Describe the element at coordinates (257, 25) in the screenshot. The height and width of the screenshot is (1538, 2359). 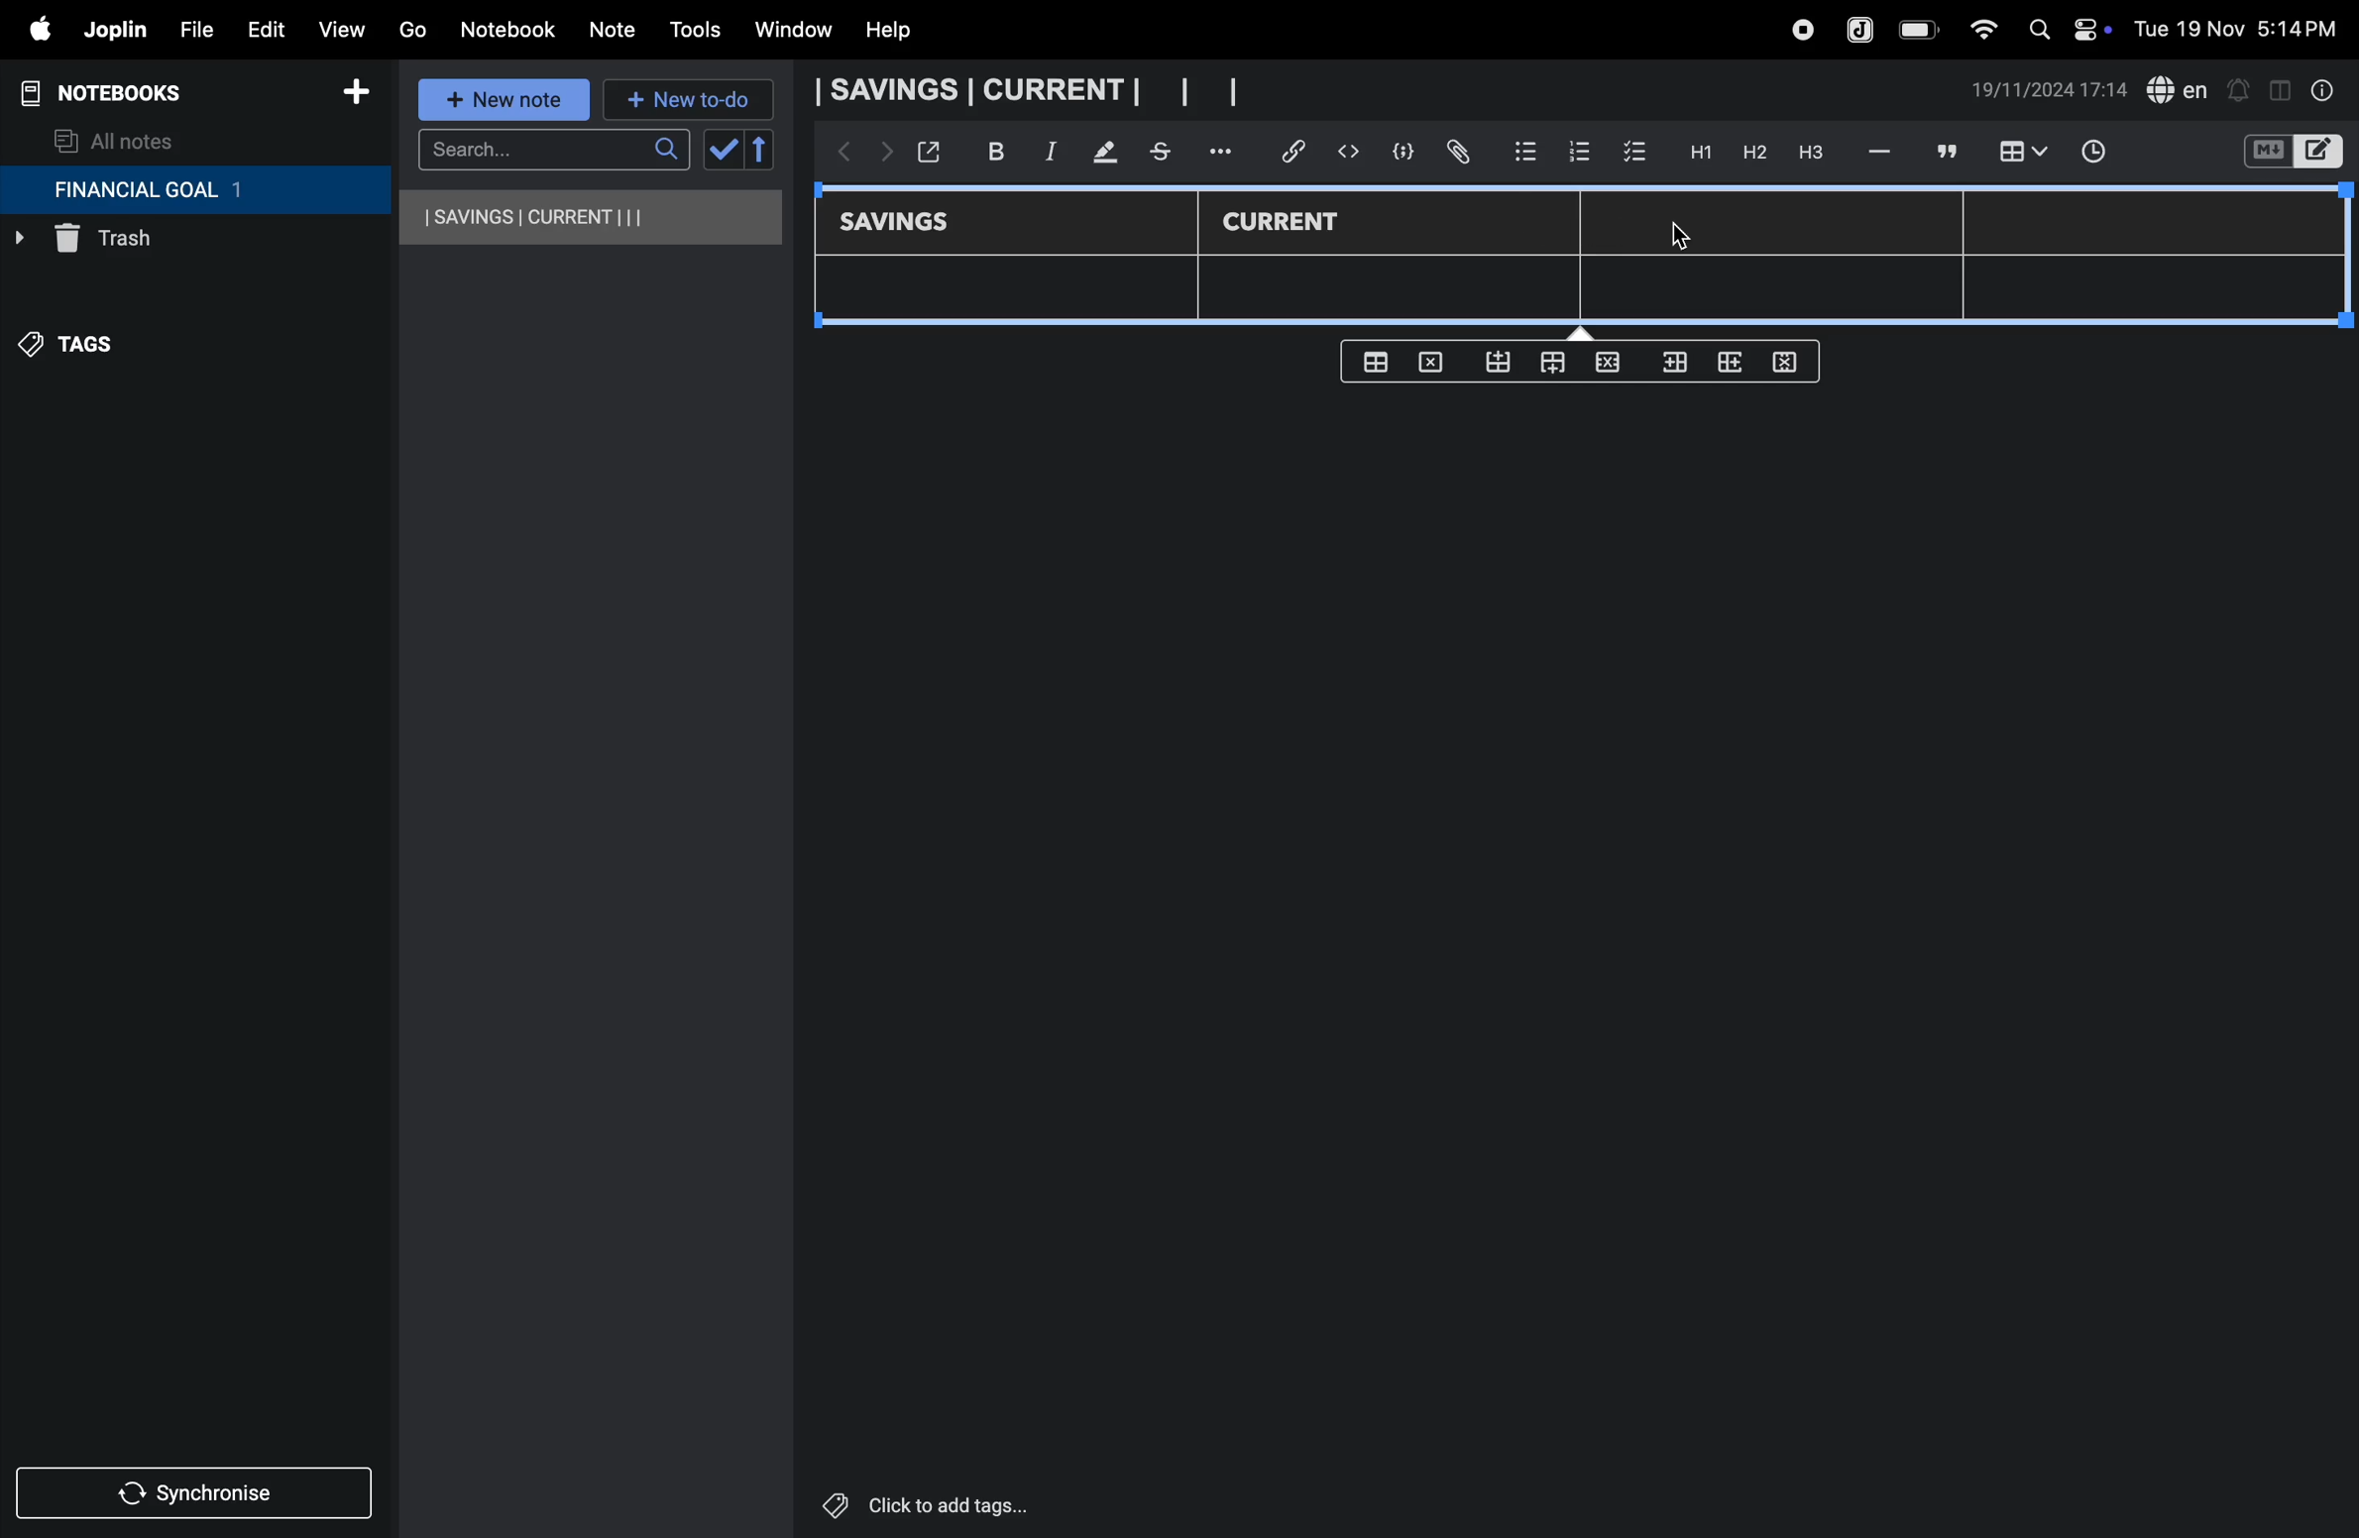
I see `edit` at that location.